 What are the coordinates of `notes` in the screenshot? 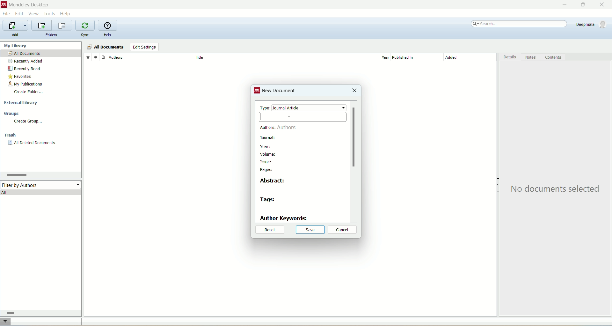 It's located at (531, 57).